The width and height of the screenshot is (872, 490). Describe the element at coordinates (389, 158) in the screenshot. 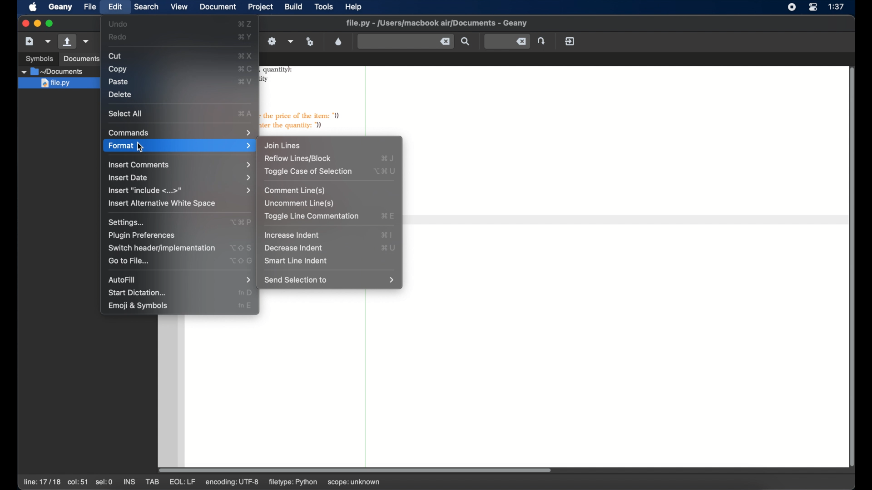

I see `reflow lines/block` at that location.